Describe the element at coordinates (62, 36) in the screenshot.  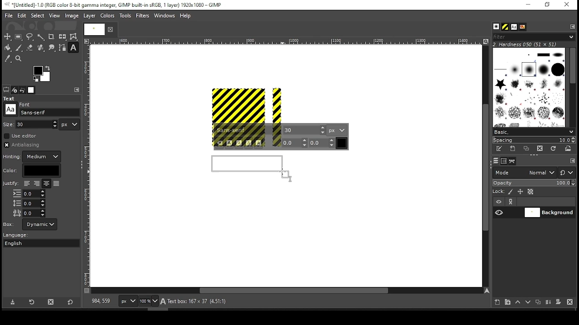
I see `flip tool` at that location.